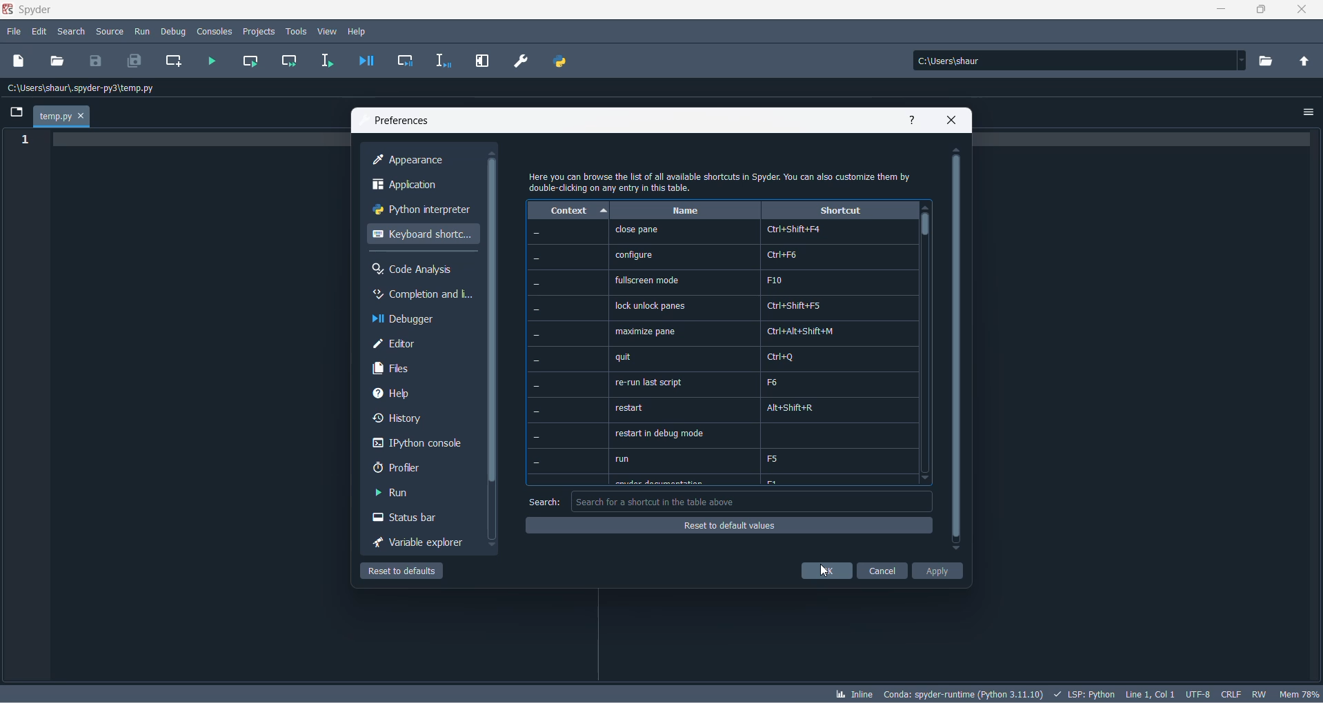 The height and width of the screenshot is (703, 1323). I want to click on configure, so click(634, 254).